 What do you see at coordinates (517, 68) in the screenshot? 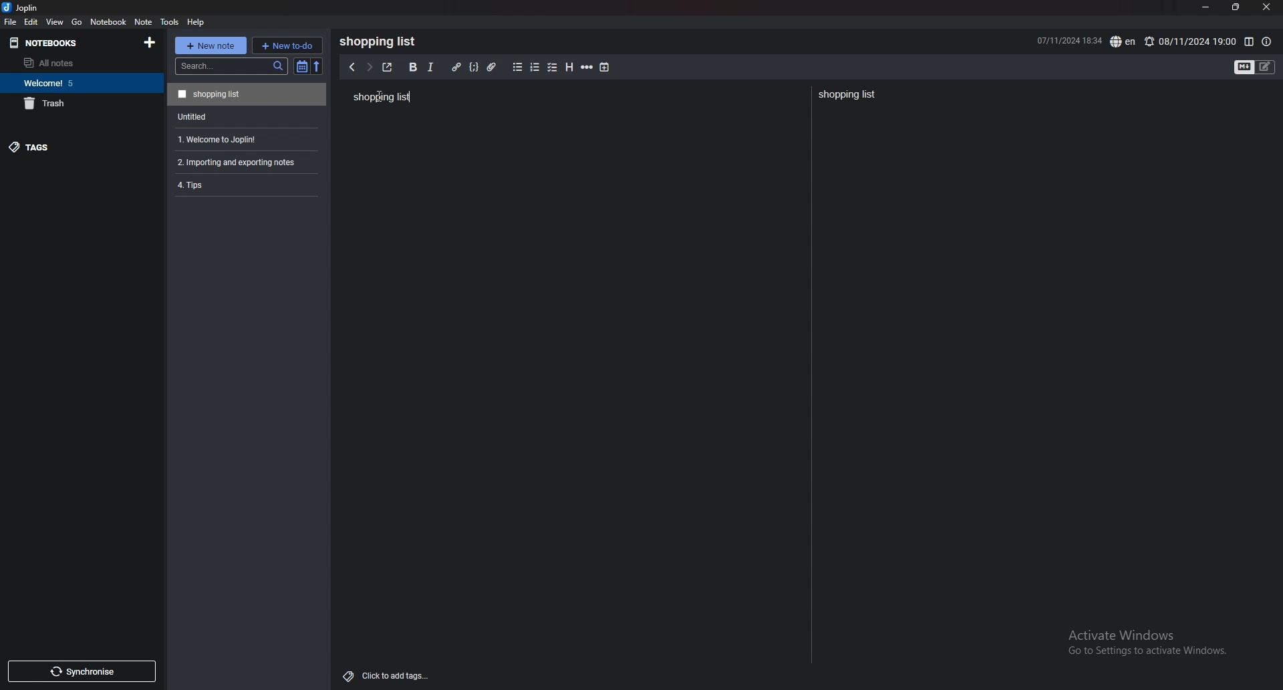
I see `bullet list` at bounding box center [517, 68].